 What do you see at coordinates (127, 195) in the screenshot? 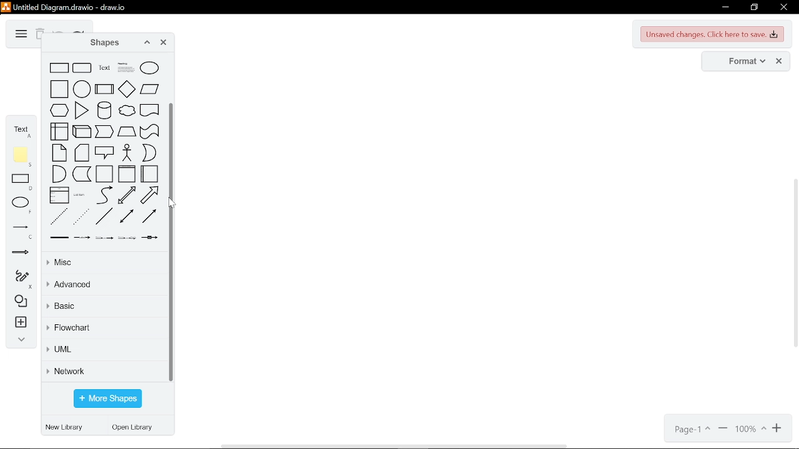
I see `bidirectional arrow` at bounding box center [127, 195].